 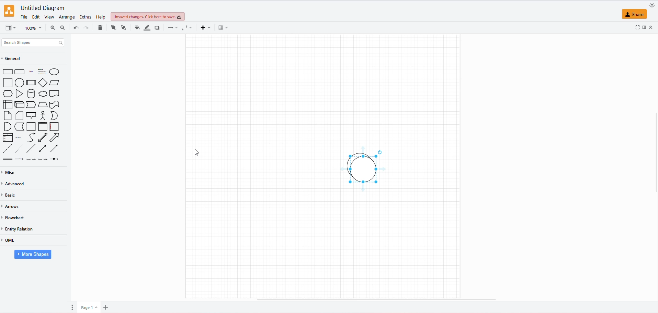 I want to click on ZOOM IN, so click(x=51, y=28).